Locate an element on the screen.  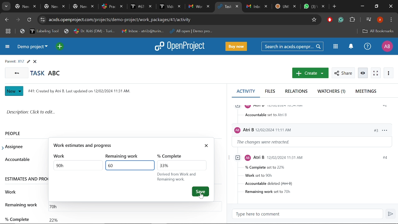
assignee is located at coordinates (16, 147).